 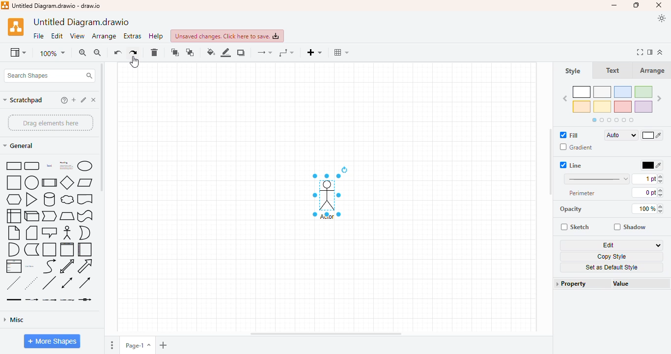 What do you see at coordinates (14, 283) in the screenshot?
I see `dashed line` at bounding box center [14, 283].